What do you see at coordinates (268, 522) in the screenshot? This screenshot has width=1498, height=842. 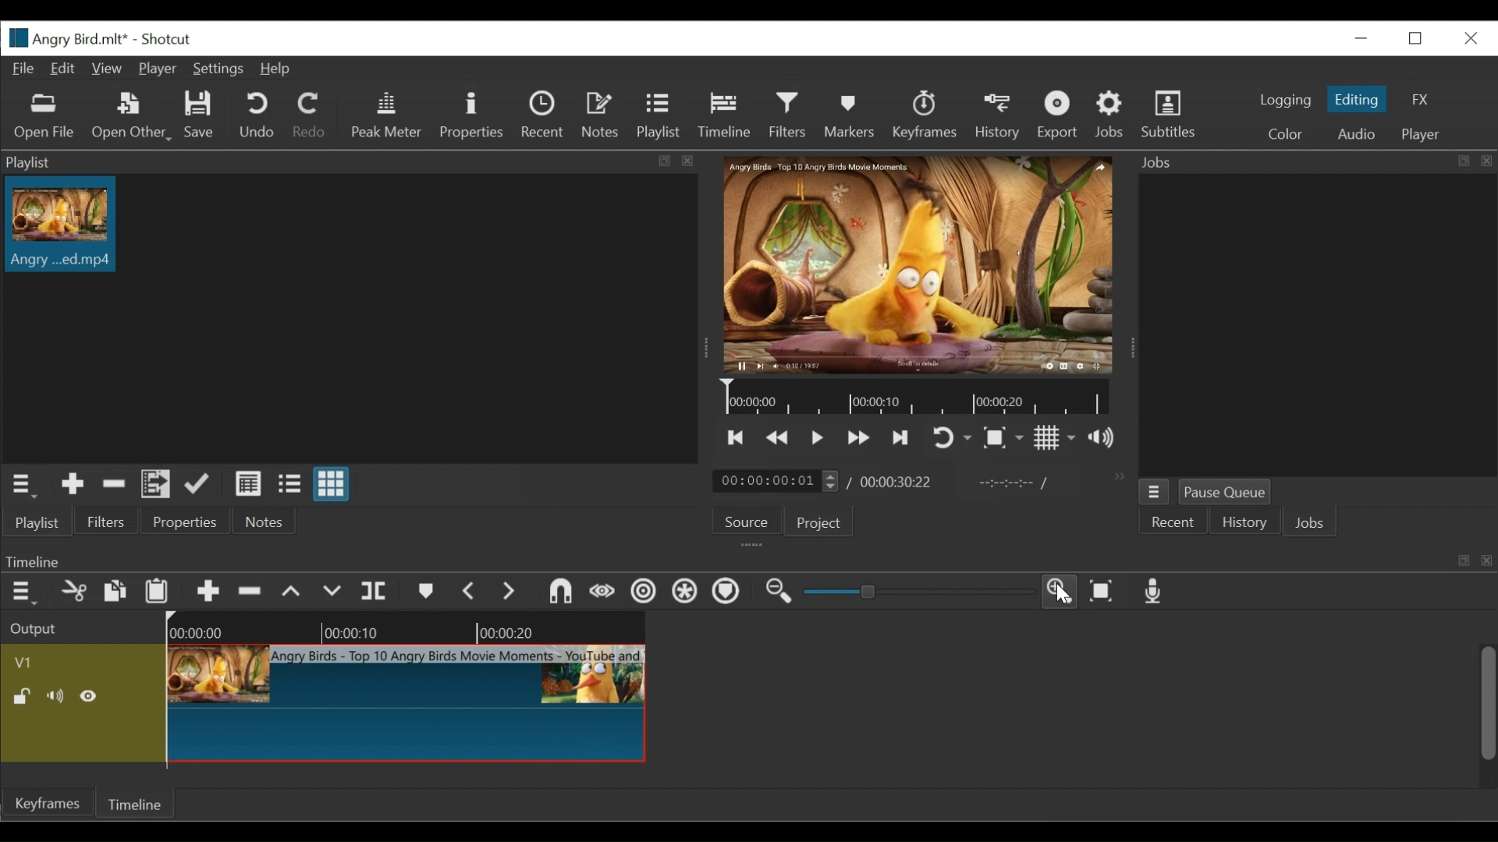 I see `Notes` at bounding box center [268, 522].